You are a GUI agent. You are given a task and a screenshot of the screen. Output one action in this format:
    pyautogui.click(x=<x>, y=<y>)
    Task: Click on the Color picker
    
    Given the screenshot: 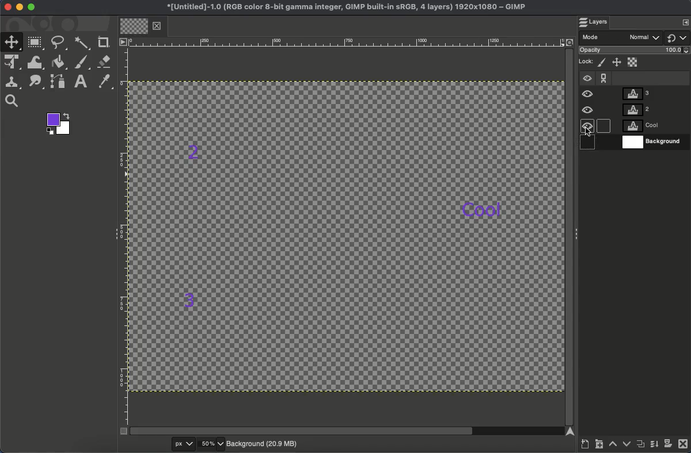 What is the action you would take?
    pyautogui.click(x=106, y=82)
    